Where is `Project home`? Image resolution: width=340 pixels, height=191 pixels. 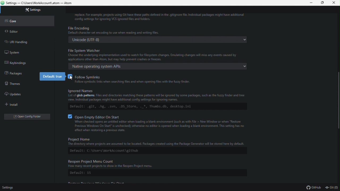
Project home is located at coordinates (156, 146).